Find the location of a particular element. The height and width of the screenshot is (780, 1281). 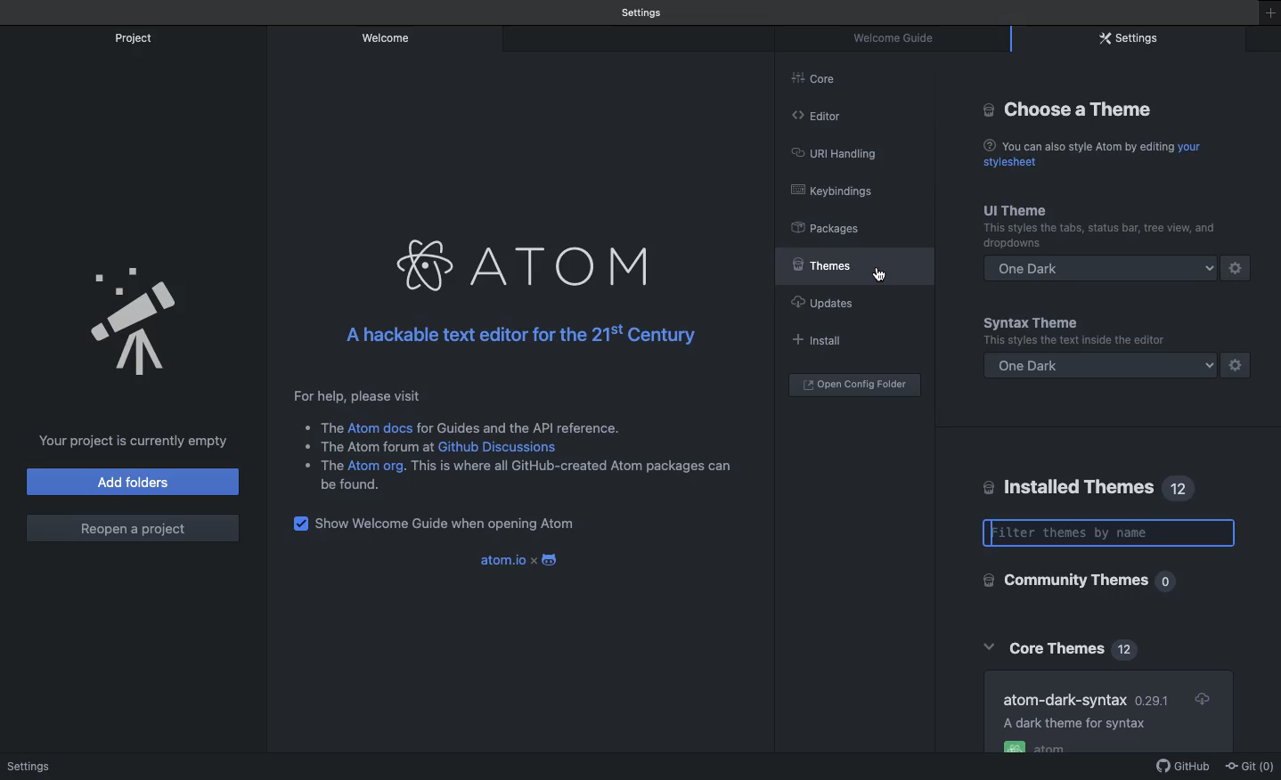

Project is located at coordinates (136, 37).